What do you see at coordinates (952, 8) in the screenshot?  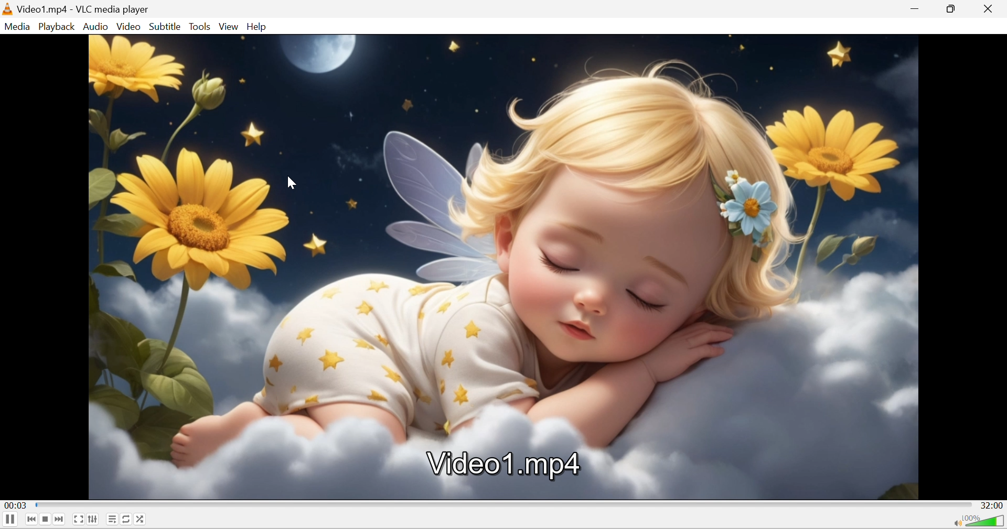 I see `Restore Down` at bounding box center [952, 8].